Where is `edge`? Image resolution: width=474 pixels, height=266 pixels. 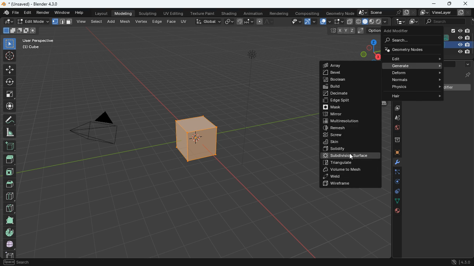
edge is located at coordinates (157, 21).